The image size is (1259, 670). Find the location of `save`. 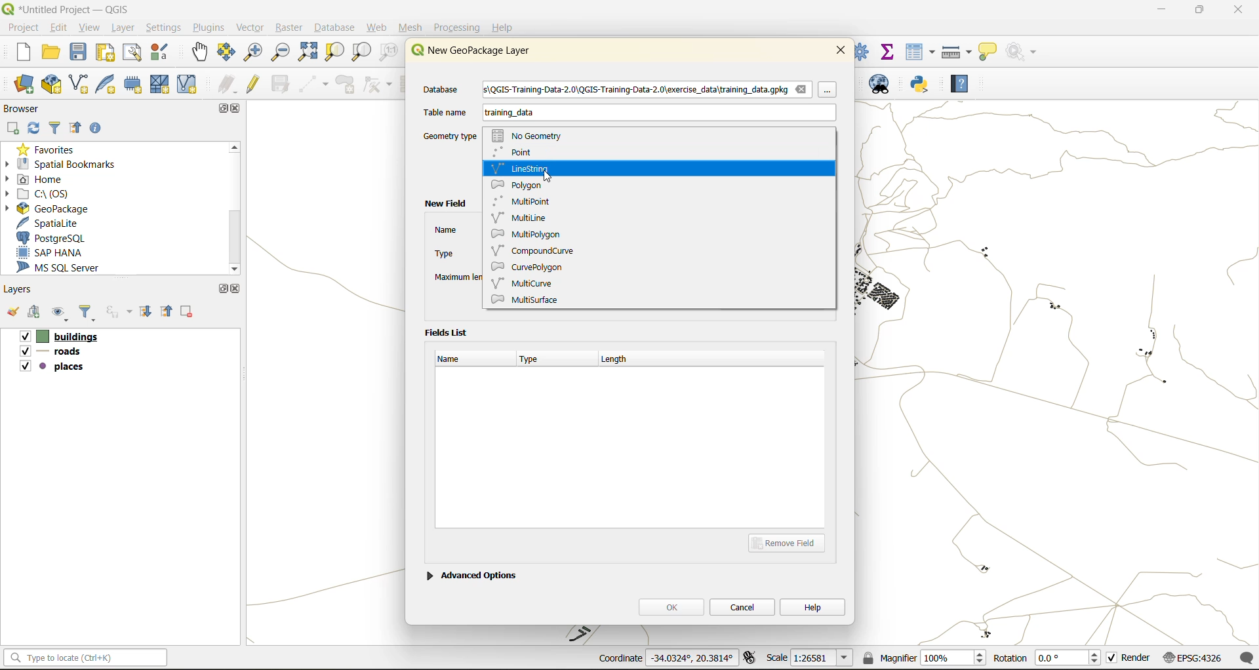

save is located at coordinates (79, 55).